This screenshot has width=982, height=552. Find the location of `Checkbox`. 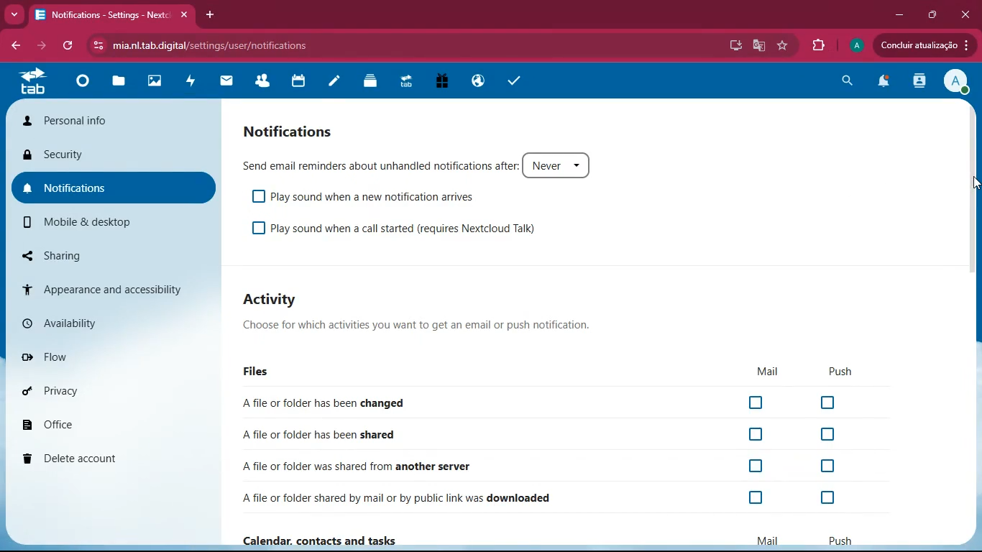

Checkbox is located at coordinates (822, 466).